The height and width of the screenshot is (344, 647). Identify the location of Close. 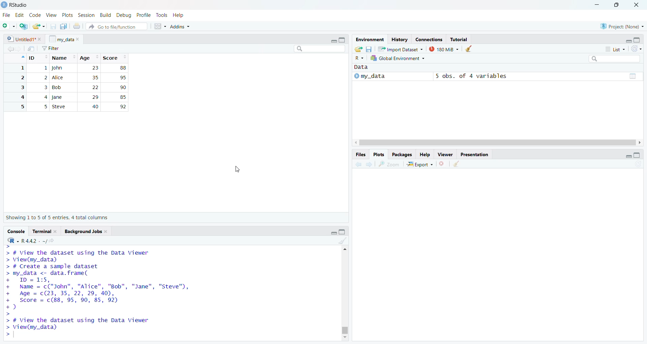
(636, 5).